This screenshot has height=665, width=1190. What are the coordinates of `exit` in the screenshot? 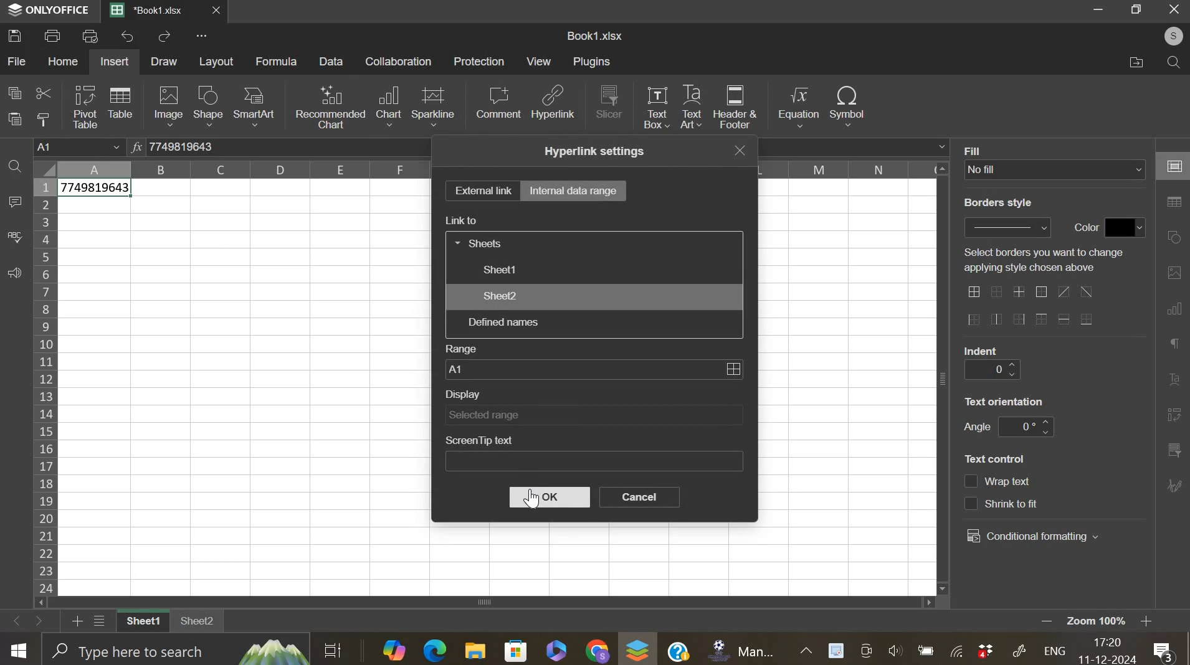 It's located at (743, 150).